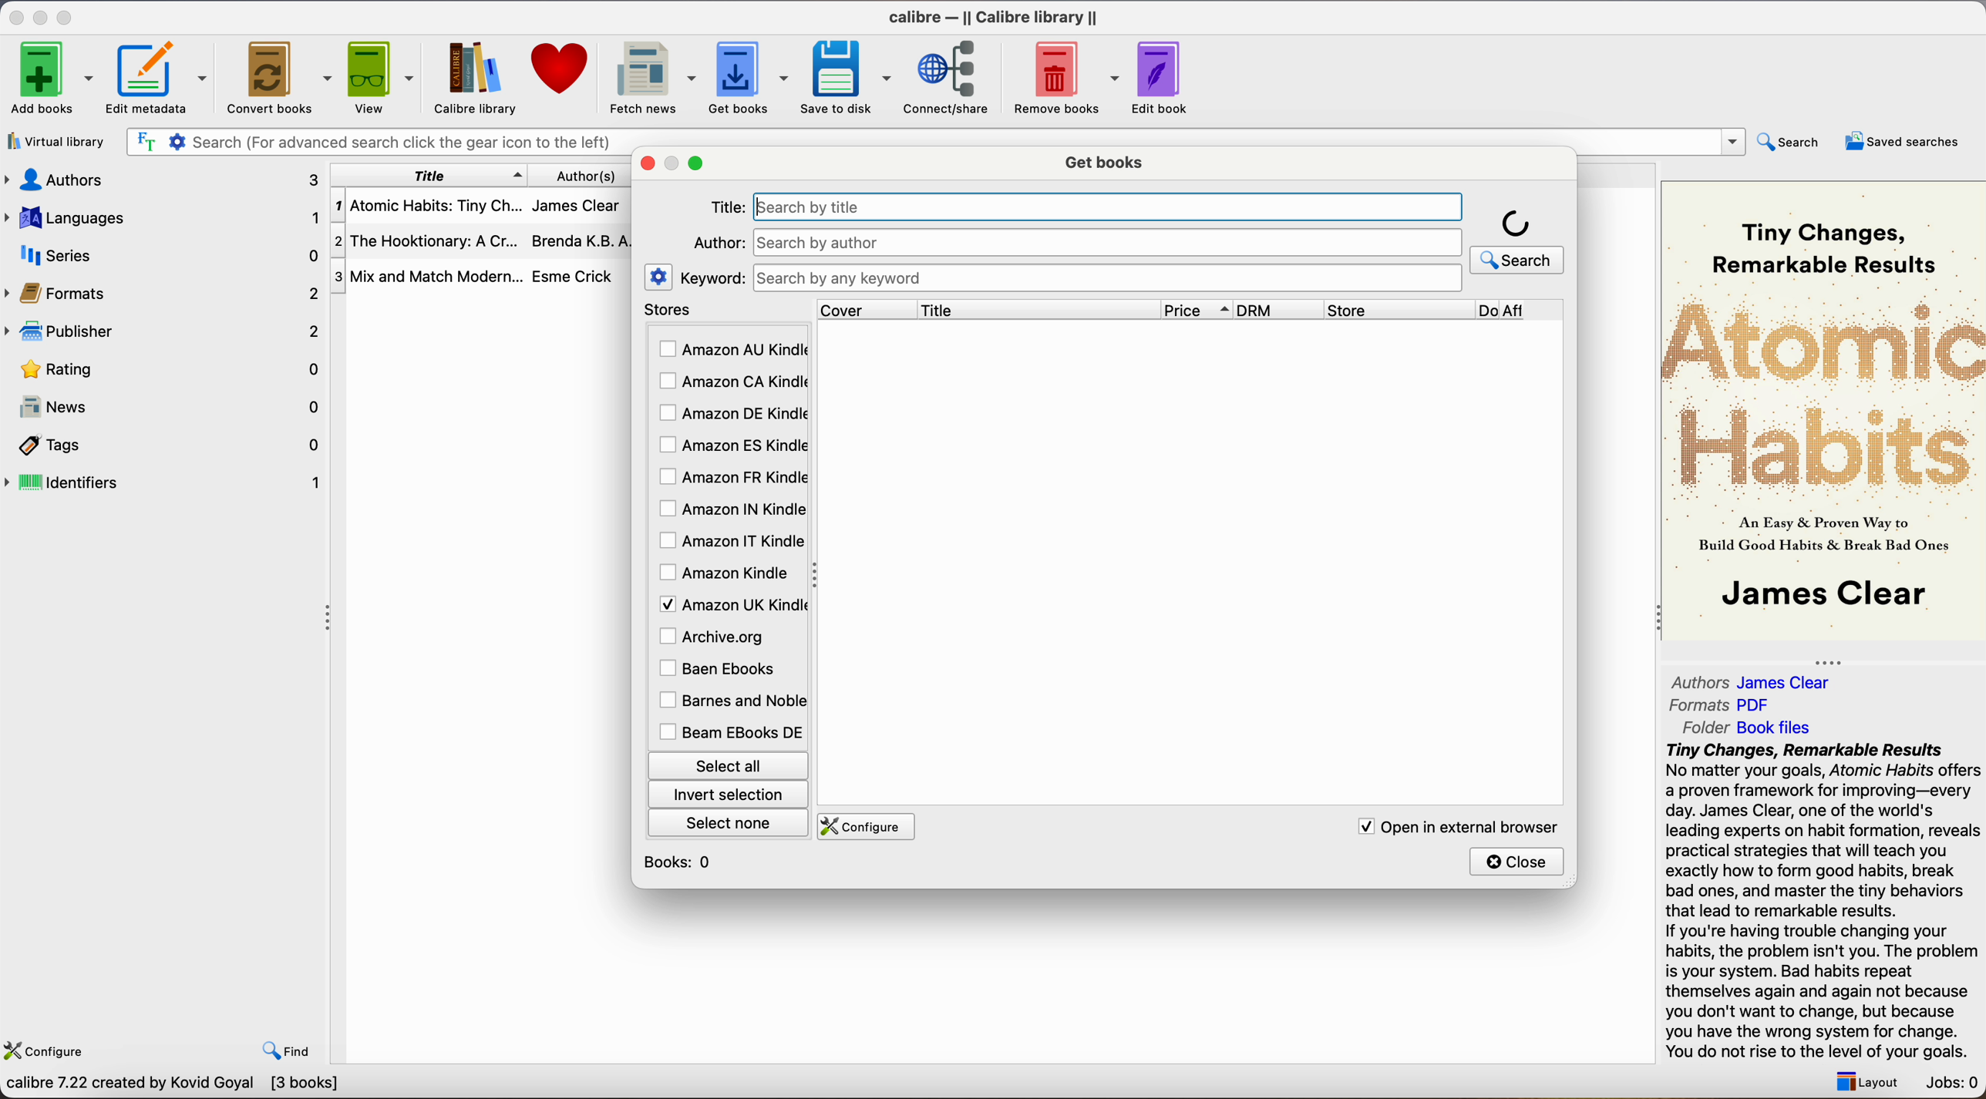 The width and height of the screenshot is (1986, 1099). Describe the element at coordinates (1722, 705) in the screenshot. I see `Formats PDF` at that location.